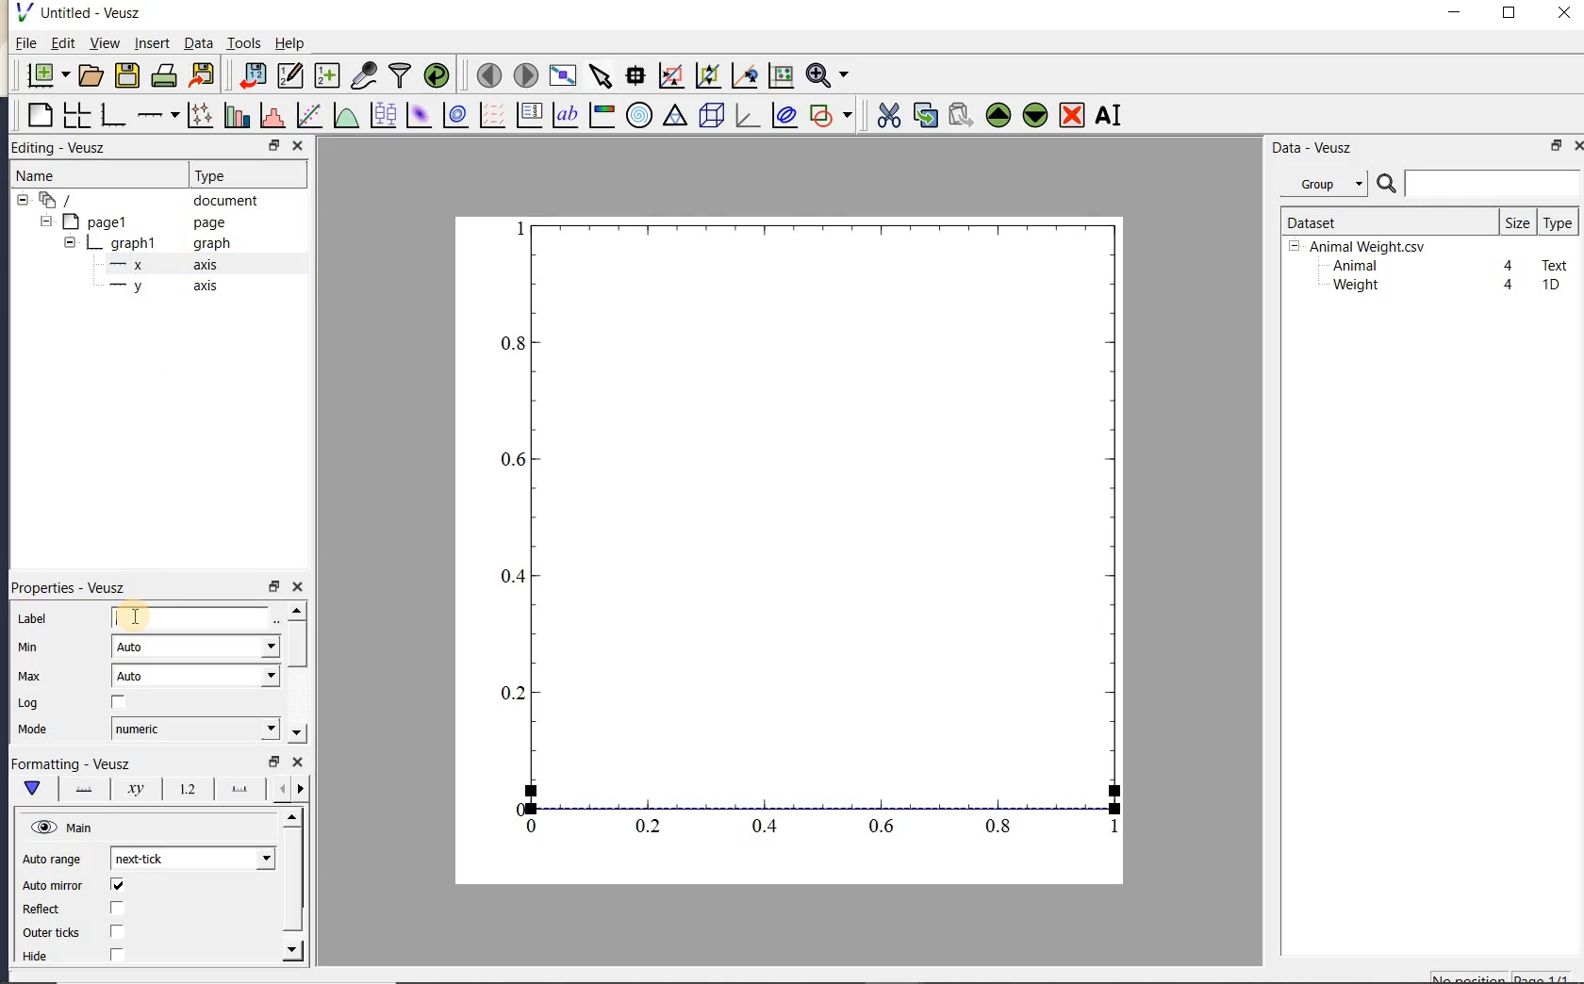  Describe the element at coordinates (50, 887) in the screenshot. I see `Auto mirror` at that location.